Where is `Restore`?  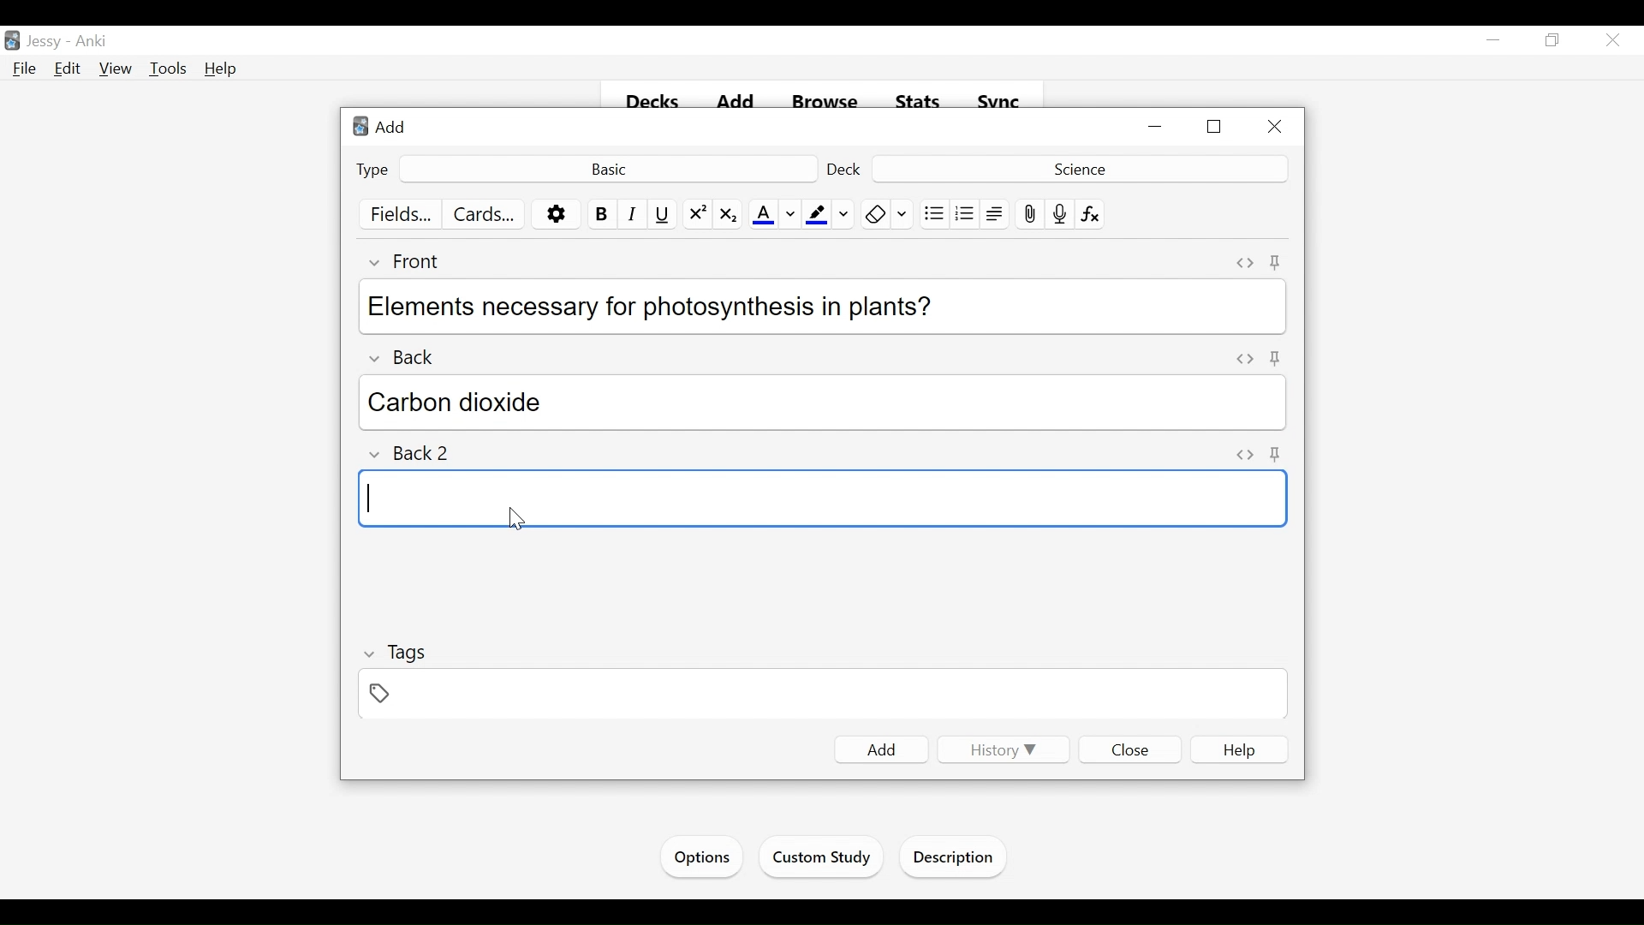
Restore is located at coordinates (1551, 41).